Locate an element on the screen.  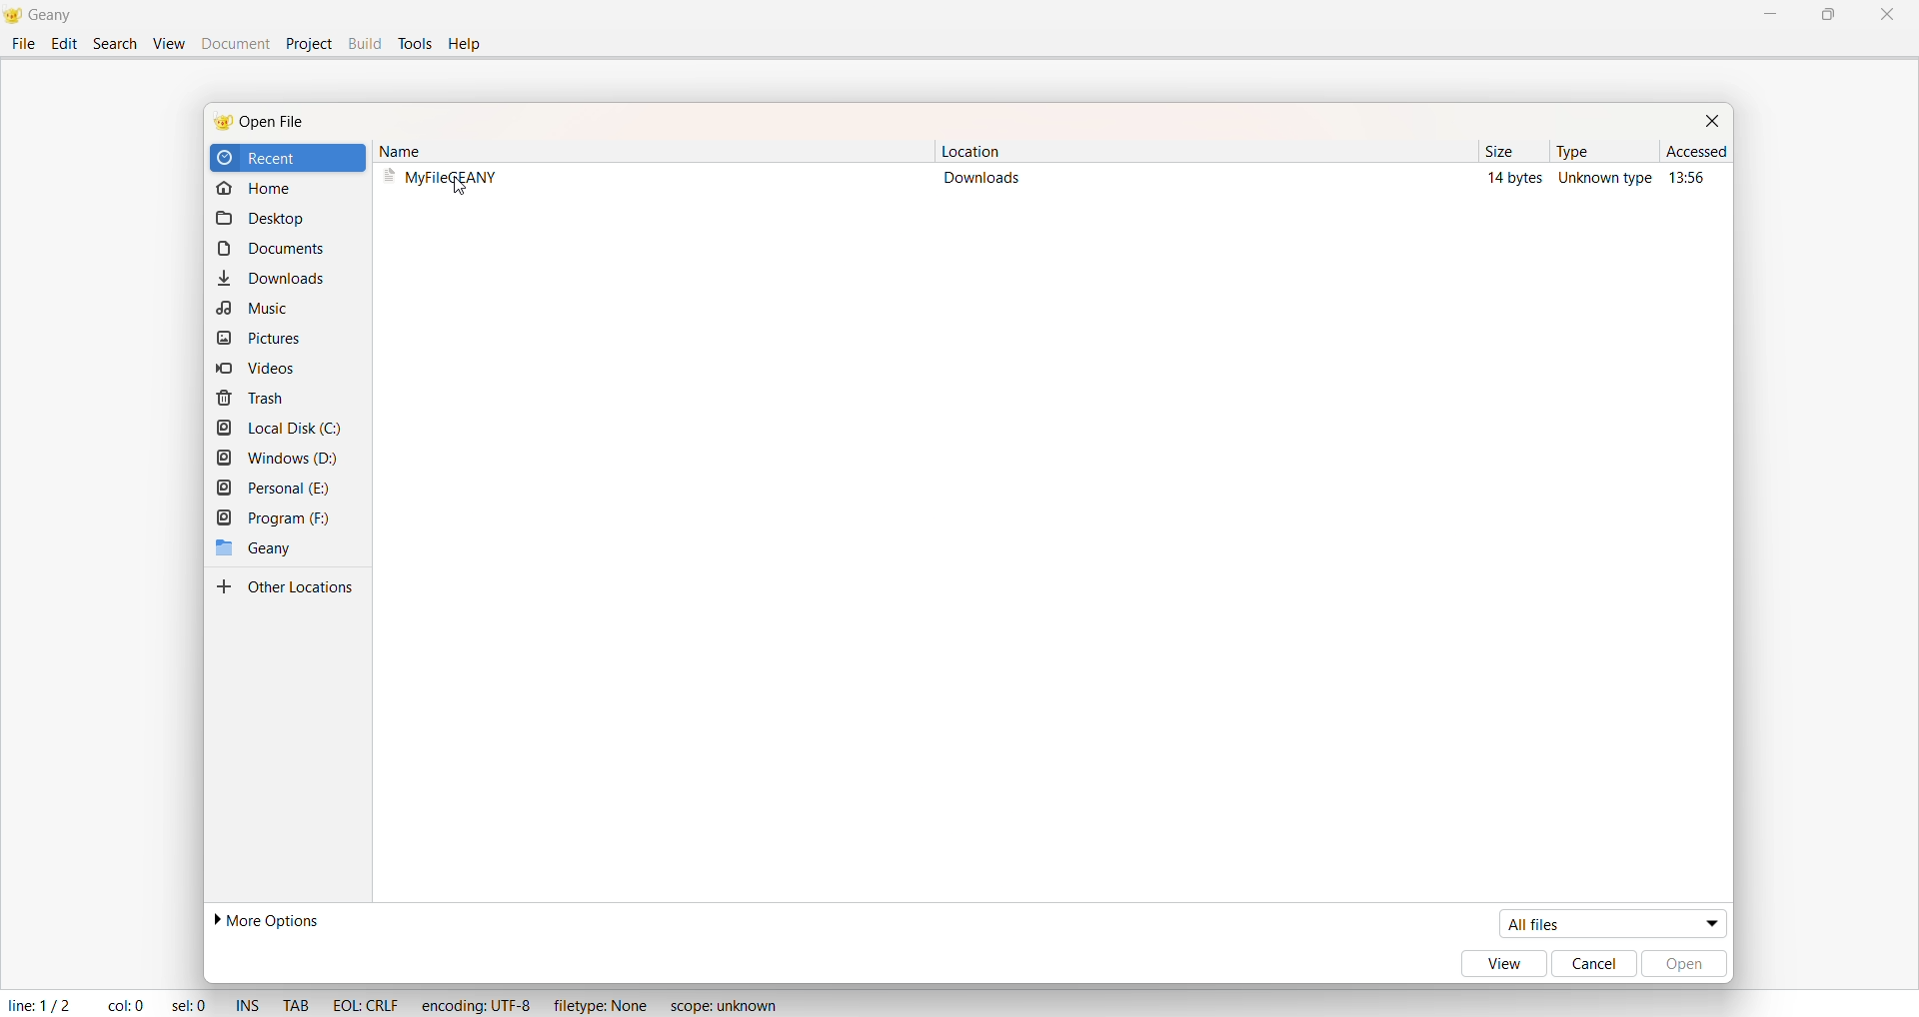
Program F is located at coordinates (273, 519).